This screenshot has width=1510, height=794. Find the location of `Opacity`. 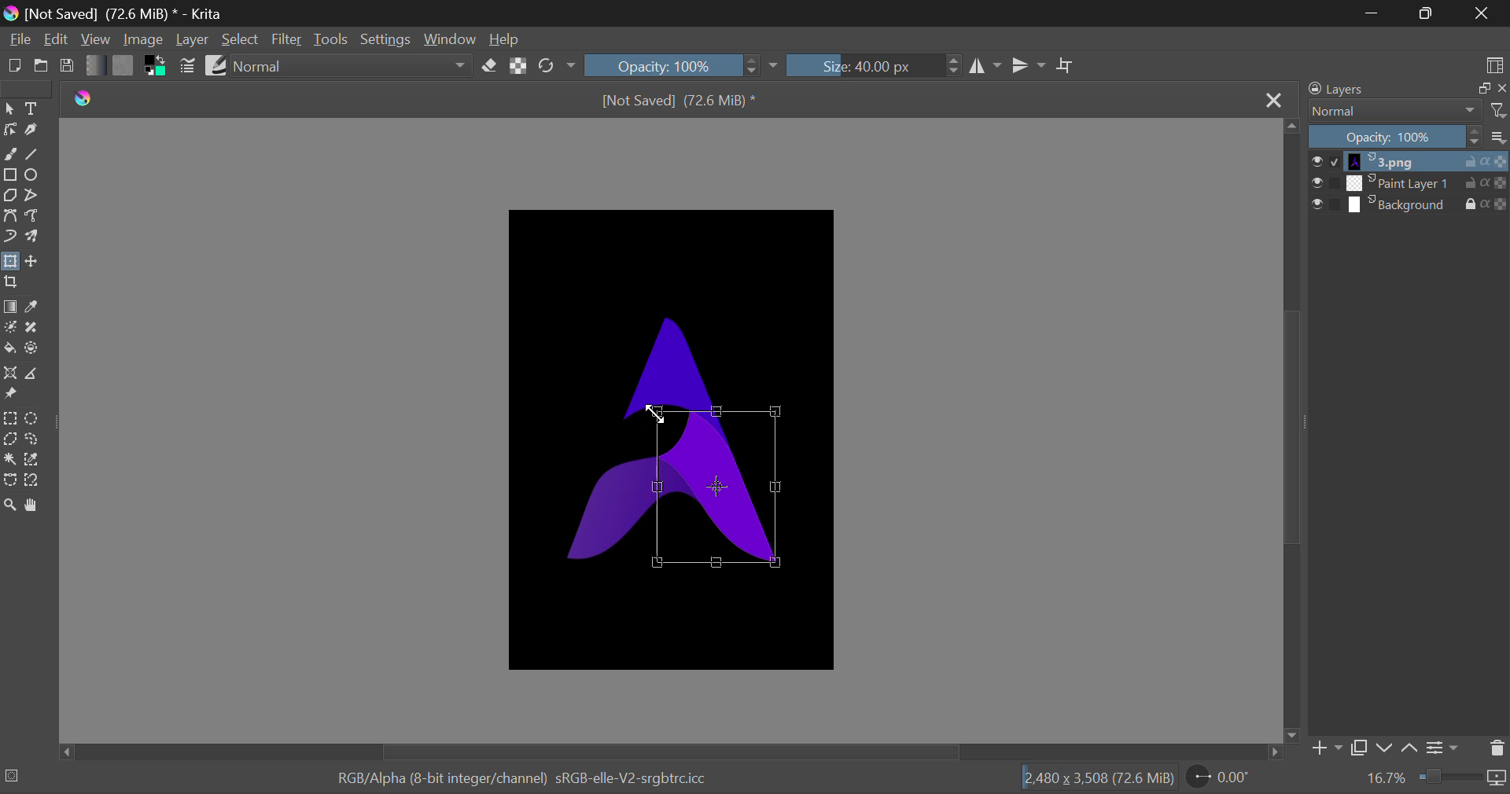

Opacity is located at coordinates (673, 67).